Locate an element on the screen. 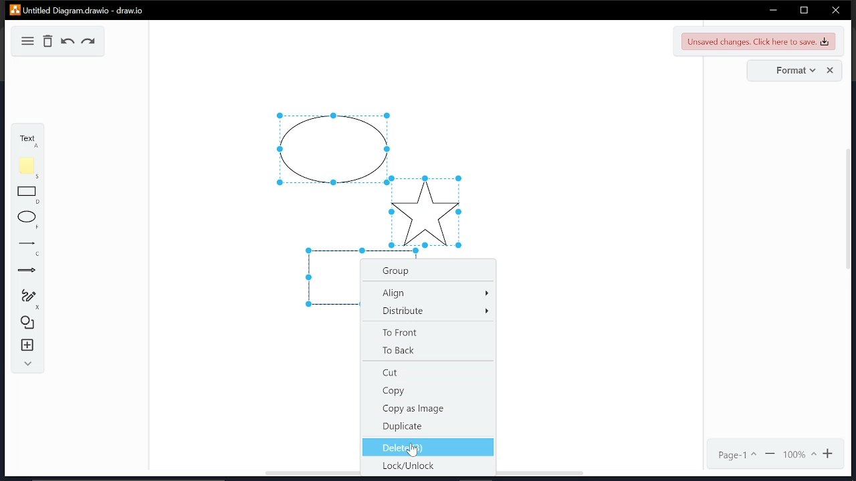 This screenshot has height=481, width=856. align is located at coordinates (430, 292).